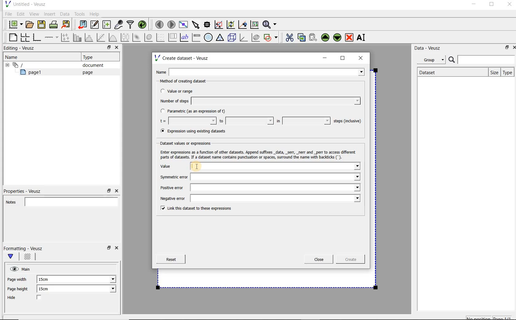 The height and width of the screenshot is (320, 516). I want to click on add an axis to a plot, so click(52, 37).